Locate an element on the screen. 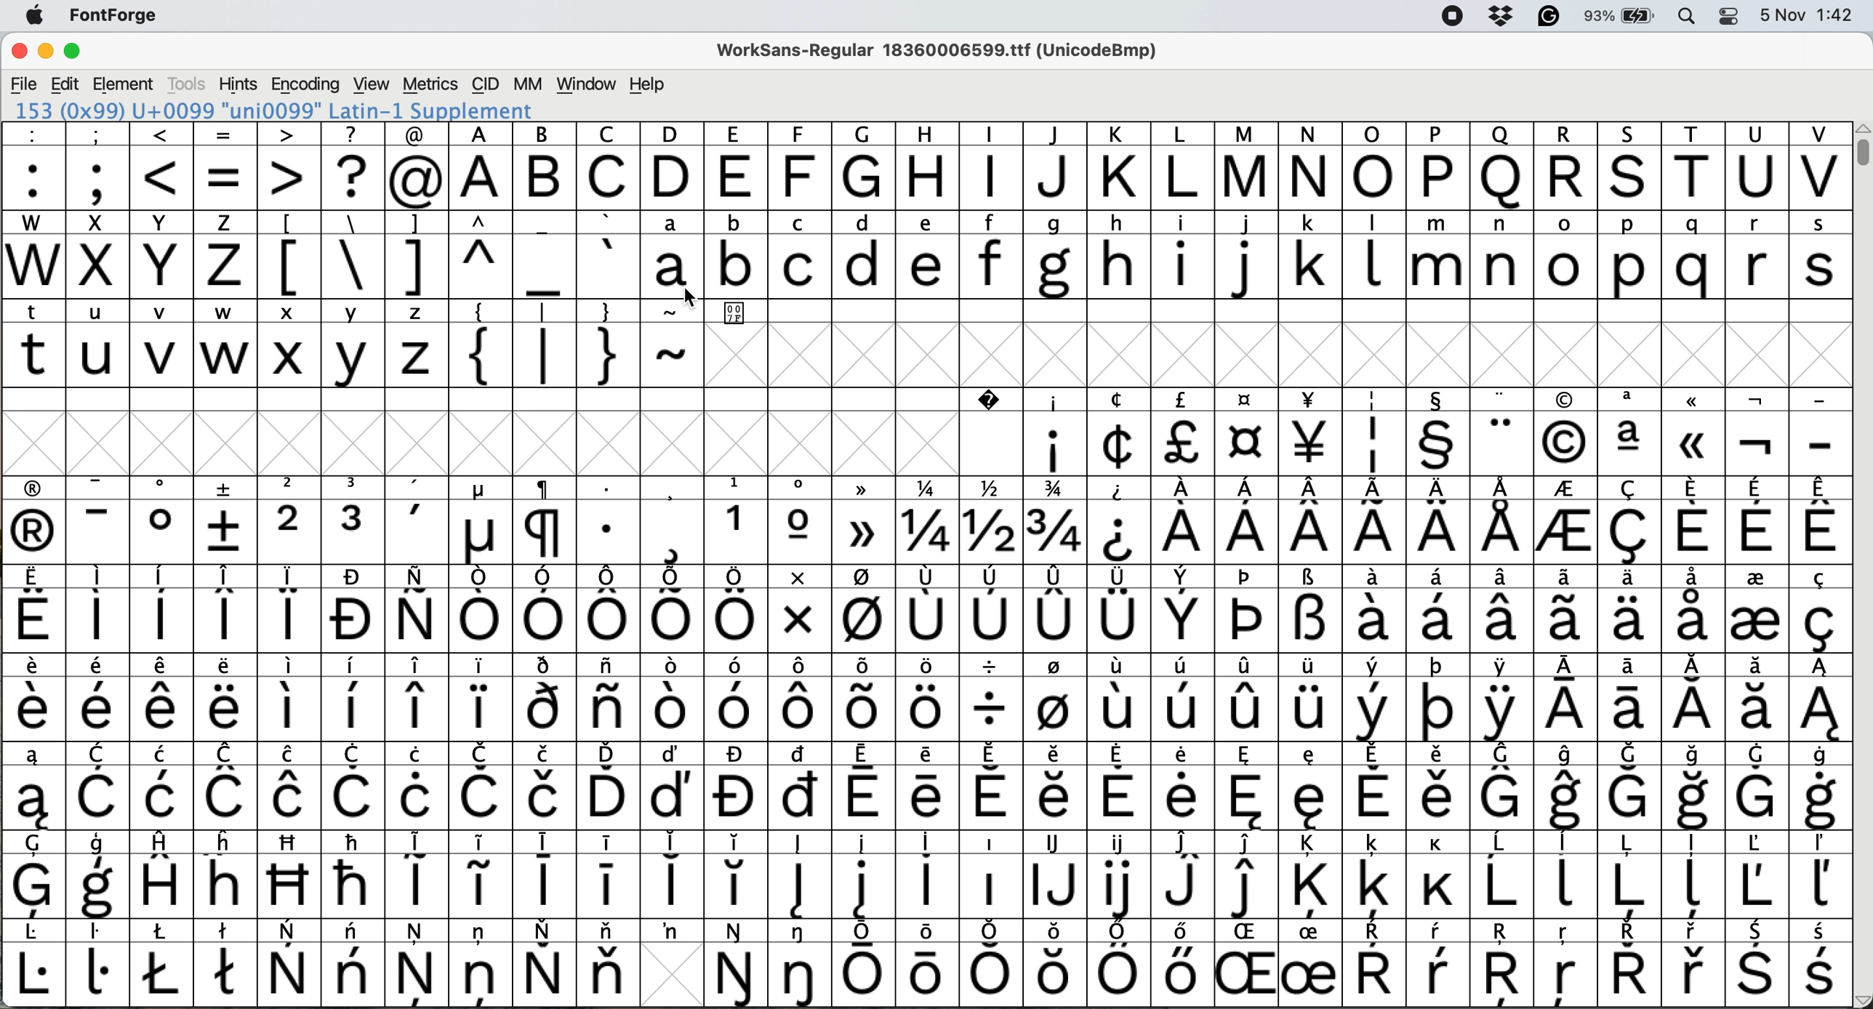  symbol is located at coordinates (1248, 520).